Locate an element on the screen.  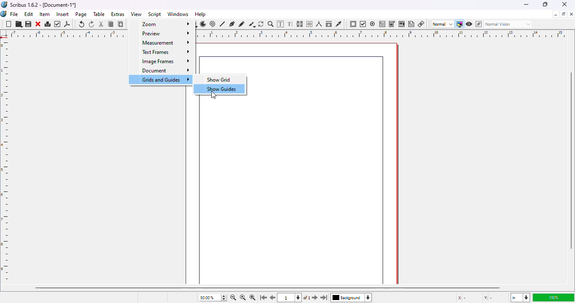
zoom in by the stepping value in tools preferences is located at coordinates (252, 298).